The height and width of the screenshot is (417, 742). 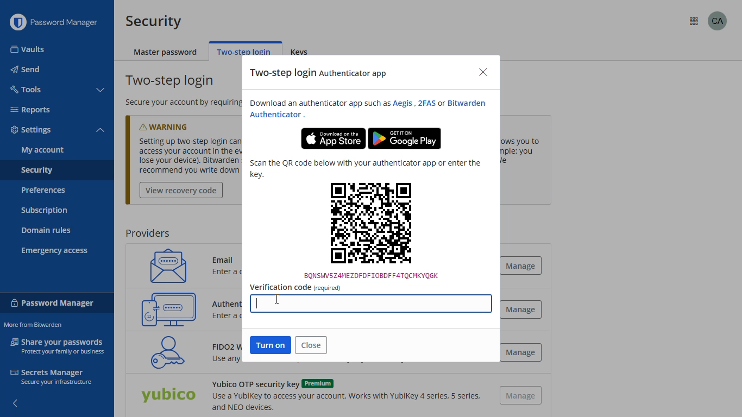 What do you see at coordinates (68, 22) in the screenshot?
I see `password manager` at bounding box center [68, 22].